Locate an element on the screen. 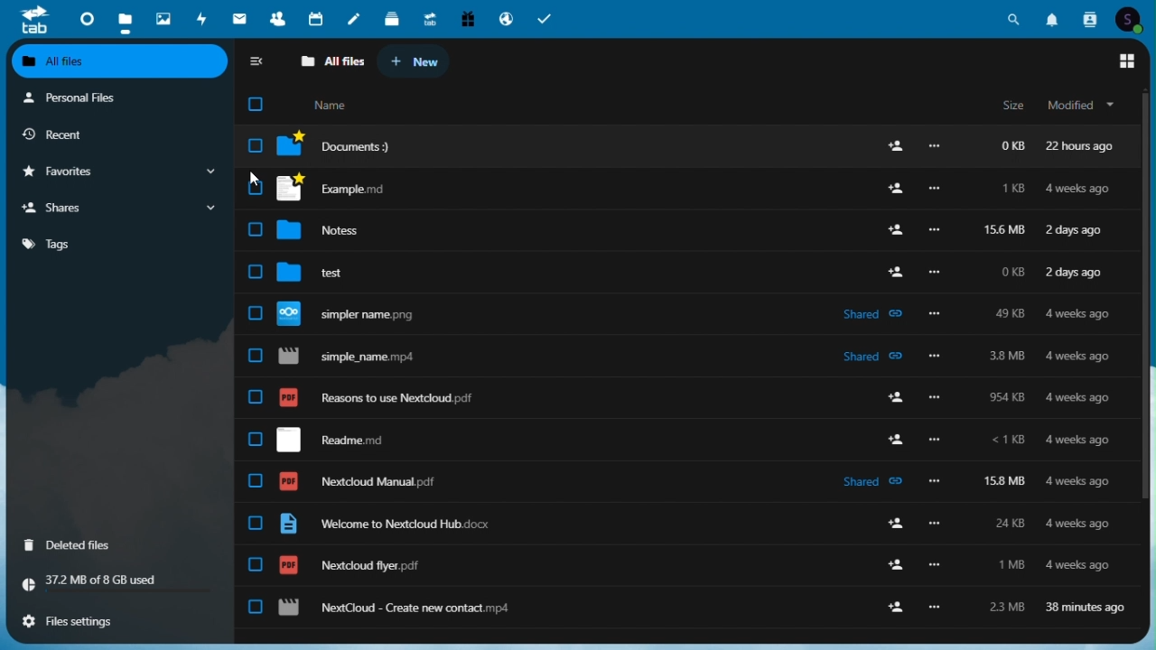 The image size is (1156, 650). Notifications is located at coordinates (1050, 19).